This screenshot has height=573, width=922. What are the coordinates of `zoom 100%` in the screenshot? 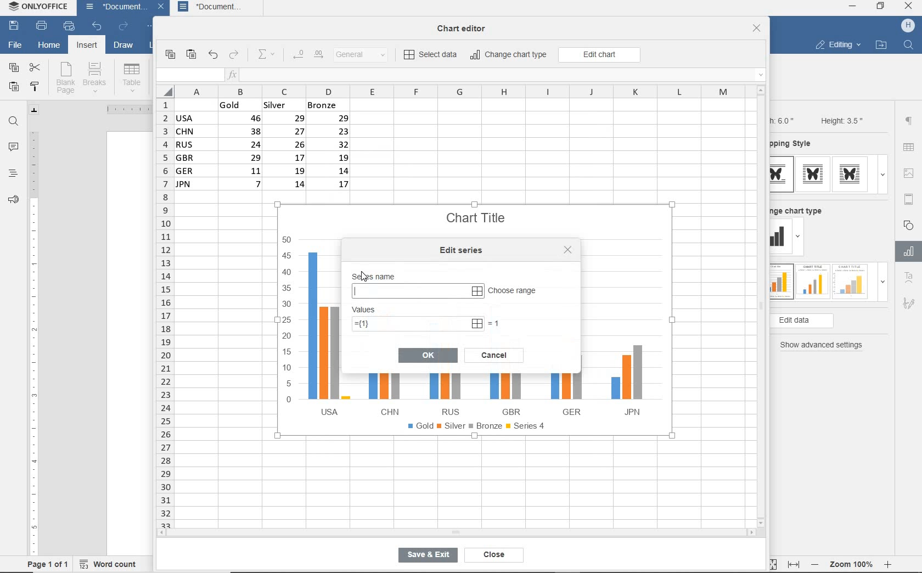 It's located at (853, 563).